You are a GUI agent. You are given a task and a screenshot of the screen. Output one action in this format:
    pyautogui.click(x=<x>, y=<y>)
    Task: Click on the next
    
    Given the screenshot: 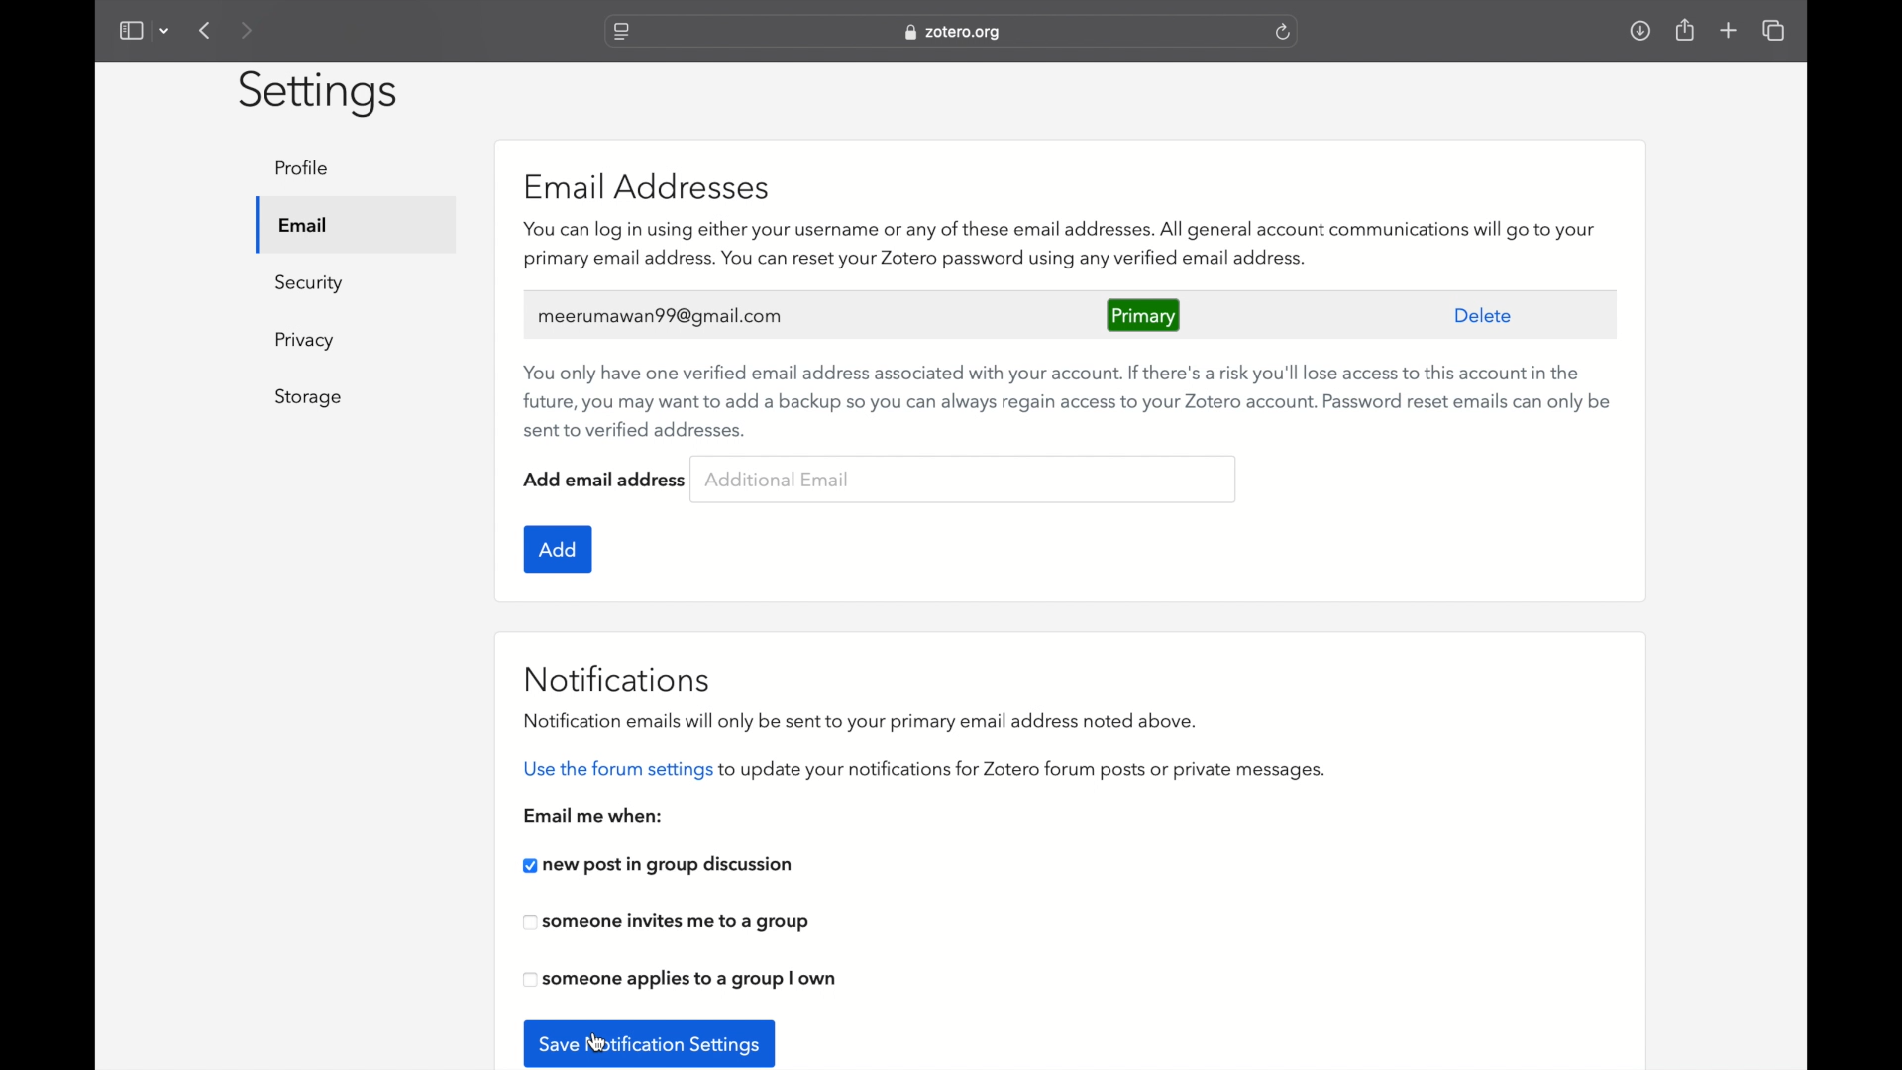 What is the action you would take?
    pyautogui.click(x=246, y=30)
    